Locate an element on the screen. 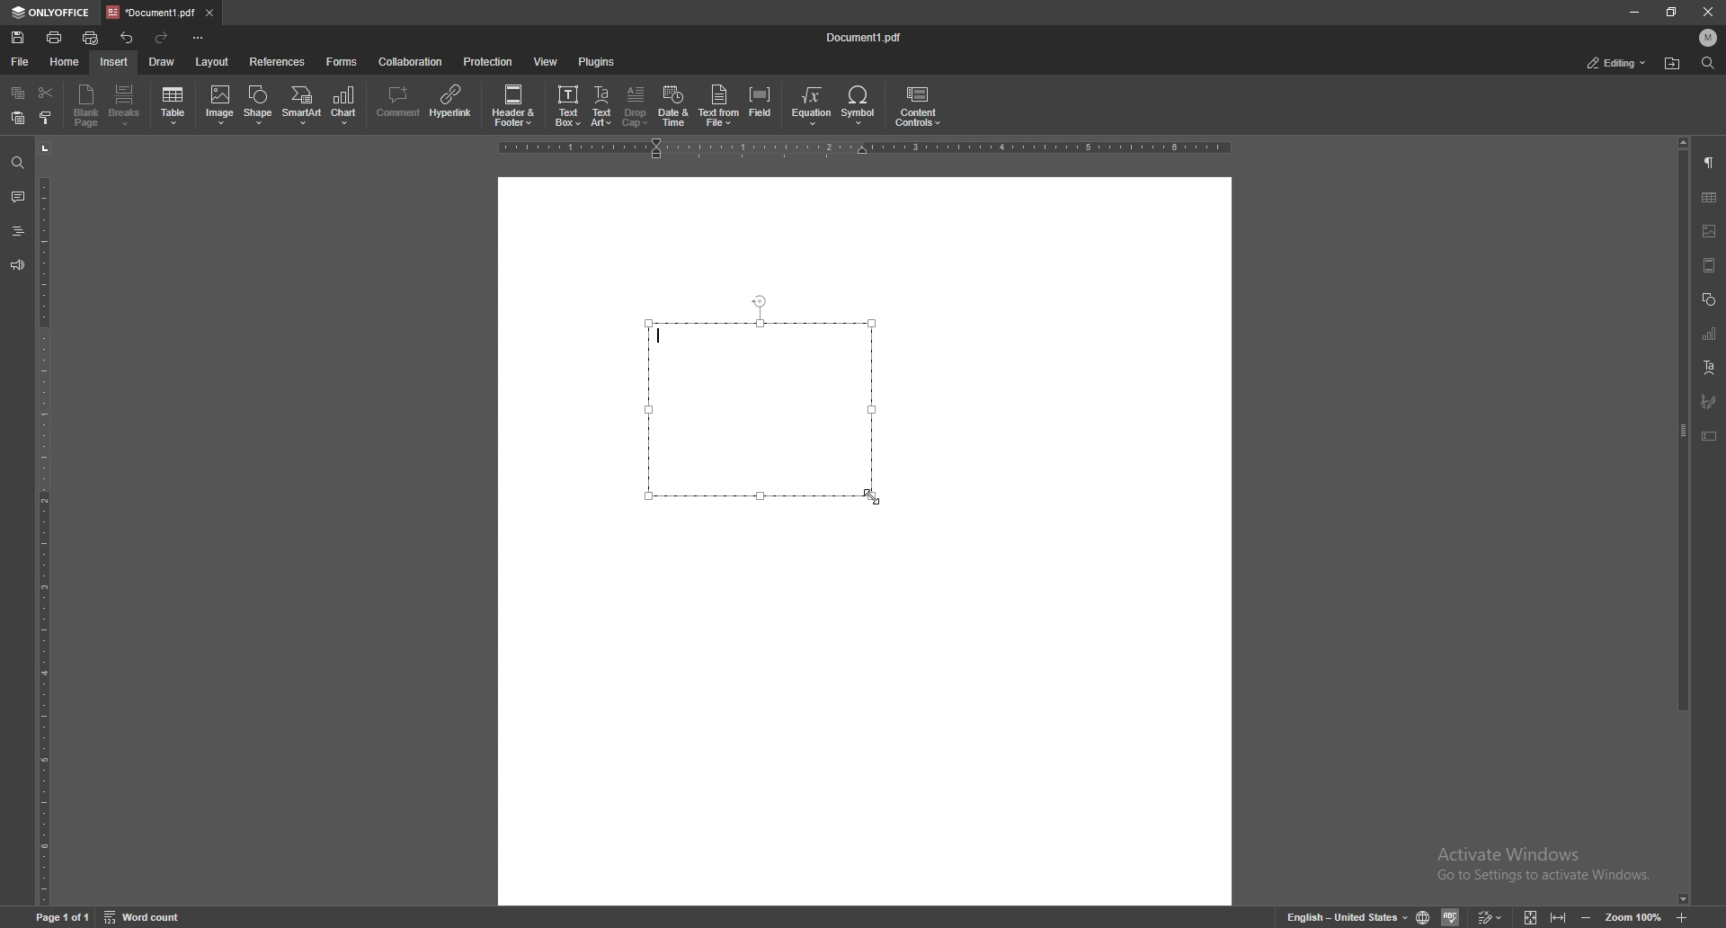  draw is located at coordinates (162, 62).